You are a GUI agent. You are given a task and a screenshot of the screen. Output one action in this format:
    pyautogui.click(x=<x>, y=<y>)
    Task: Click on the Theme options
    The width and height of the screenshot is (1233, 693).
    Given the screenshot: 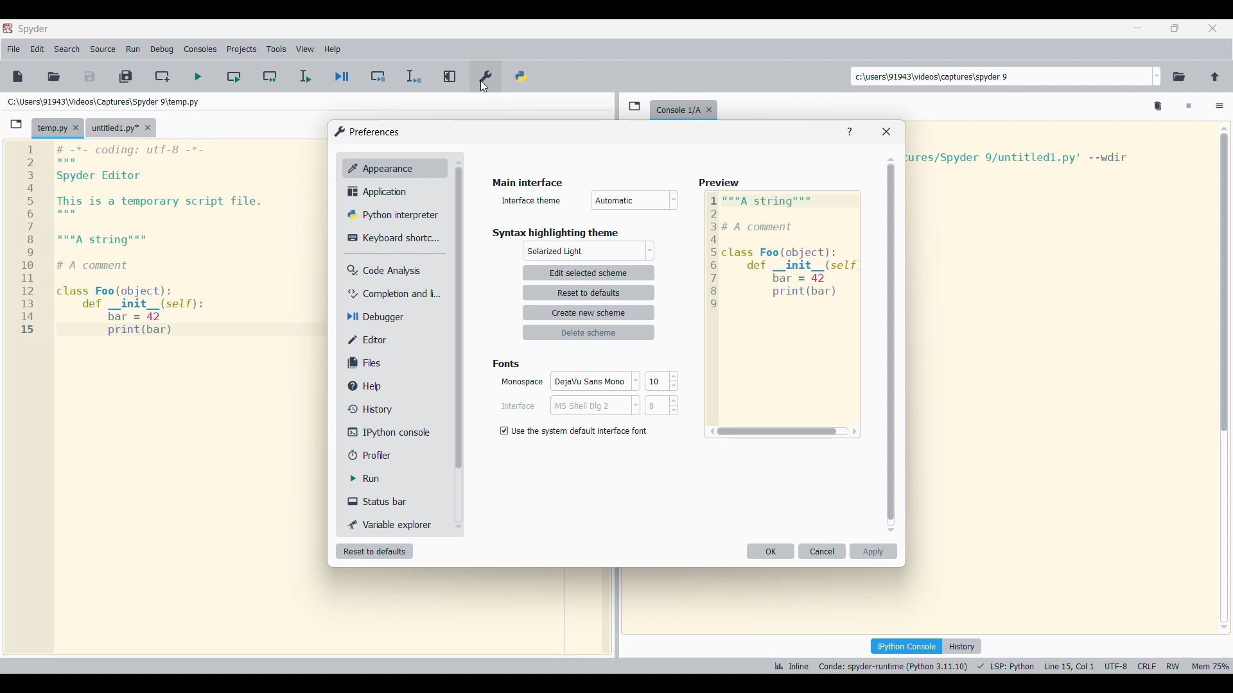 What is the action you would take?
    pyautogui.click(x=590, y=251)
    